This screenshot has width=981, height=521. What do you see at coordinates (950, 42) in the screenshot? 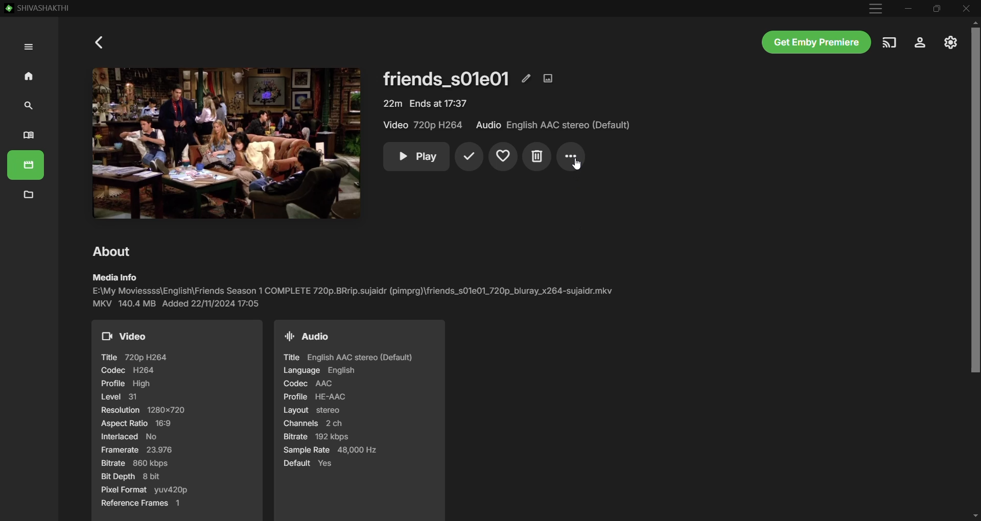
I see `Manage Emby Server` at bounding box center [950, 42].